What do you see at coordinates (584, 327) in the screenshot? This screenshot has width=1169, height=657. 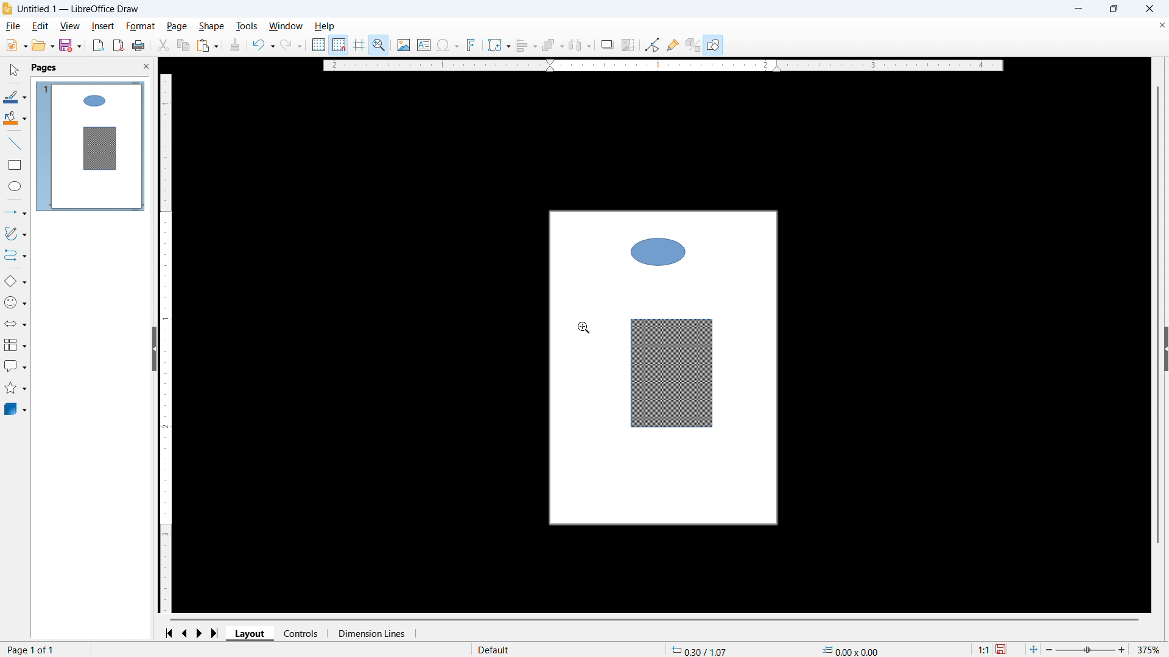 I see `Cursor as zoom tool` at bounding box center [584, 327].